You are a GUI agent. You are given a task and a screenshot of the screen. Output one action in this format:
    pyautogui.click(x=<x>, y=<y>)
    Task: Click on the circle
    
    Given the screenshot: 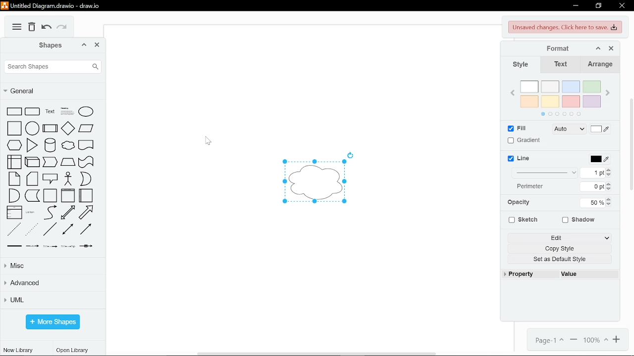 What is the action you would take?
    pyautogui.click(x=32, y=129)
    